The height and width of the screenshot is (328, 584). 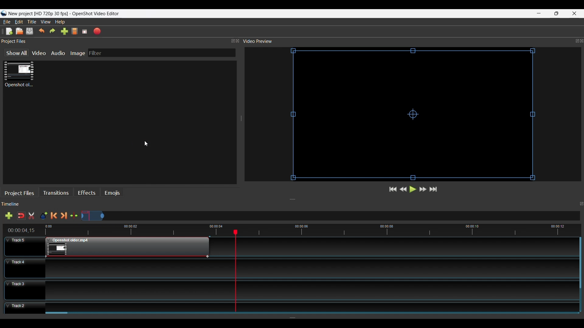 I want to click on Clip, so click(x=19, y=74).